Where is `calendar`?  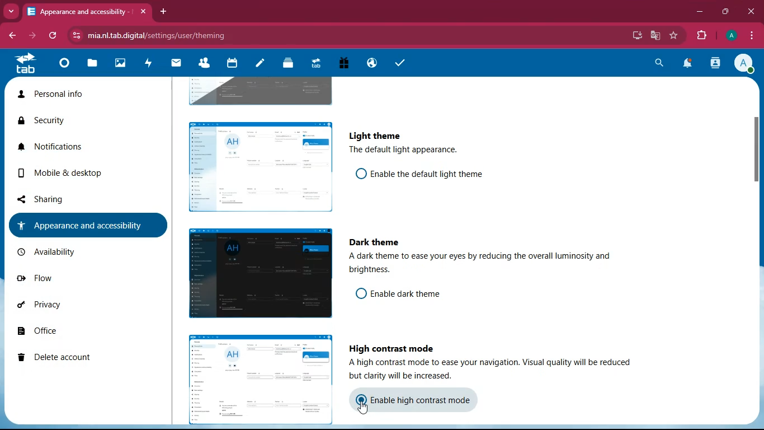
calendar is located at coordinates (230, 64).